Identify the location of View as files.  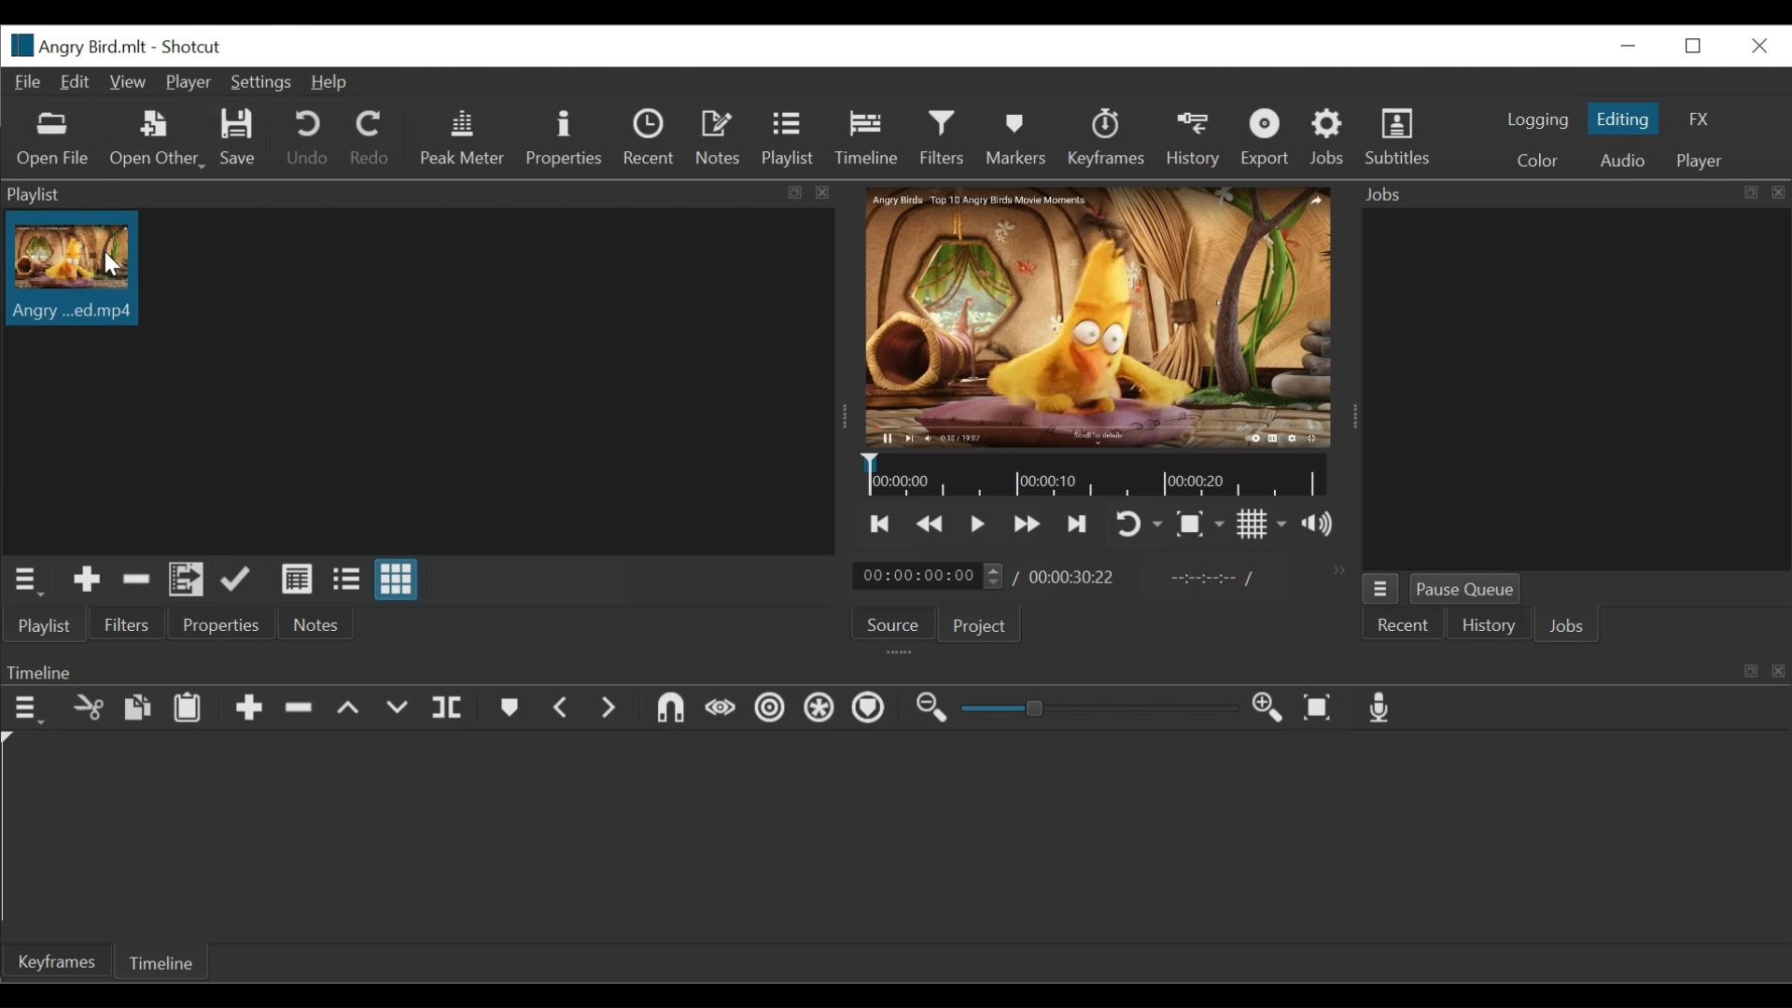
(345, 579).